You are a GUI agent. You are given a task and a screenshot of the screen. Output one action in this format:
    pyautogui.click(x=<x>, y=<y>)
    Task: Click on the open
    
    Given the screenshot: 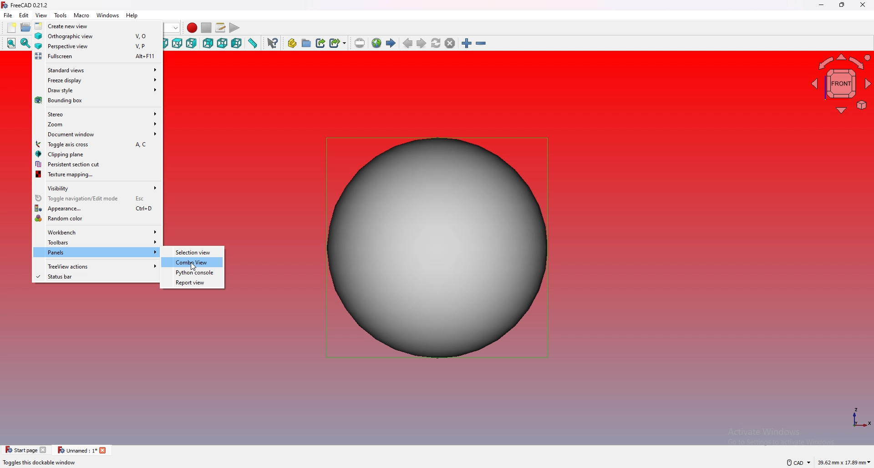 What is the action you would take?
    pyautogui.click(x=26, y=28)
    